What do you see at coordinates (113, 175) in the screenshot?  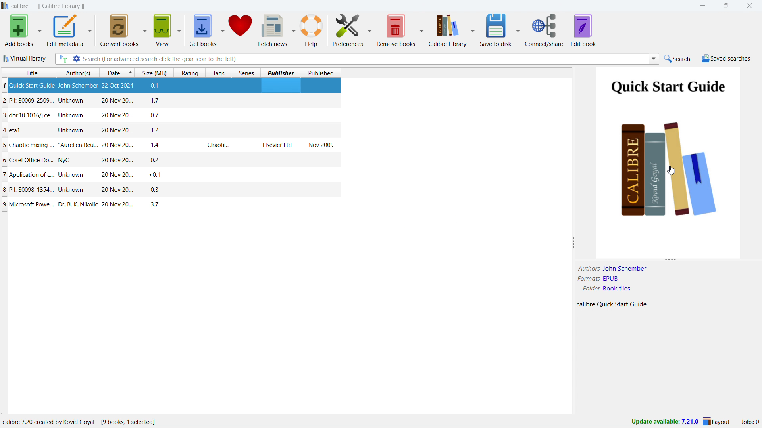 I see `20 Nov 20..` at bounding box center [113, 175].